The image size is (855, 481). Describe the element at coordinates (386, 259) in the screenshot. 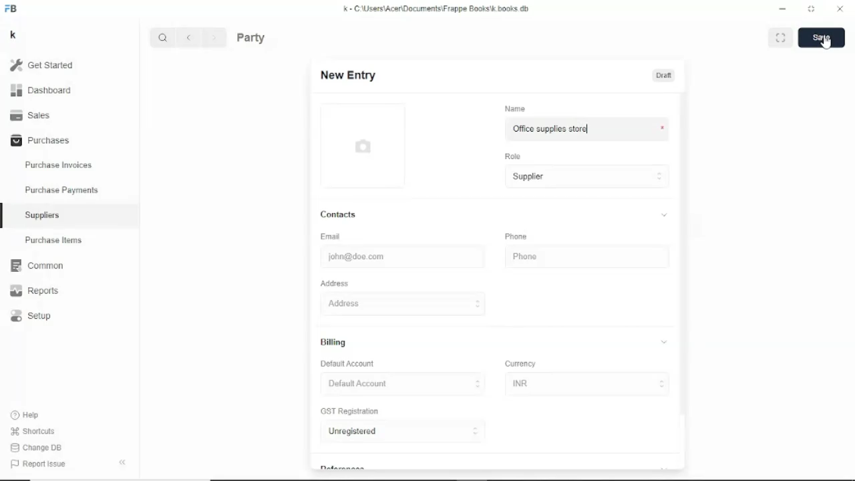

I see `john@doe.com` at that location.